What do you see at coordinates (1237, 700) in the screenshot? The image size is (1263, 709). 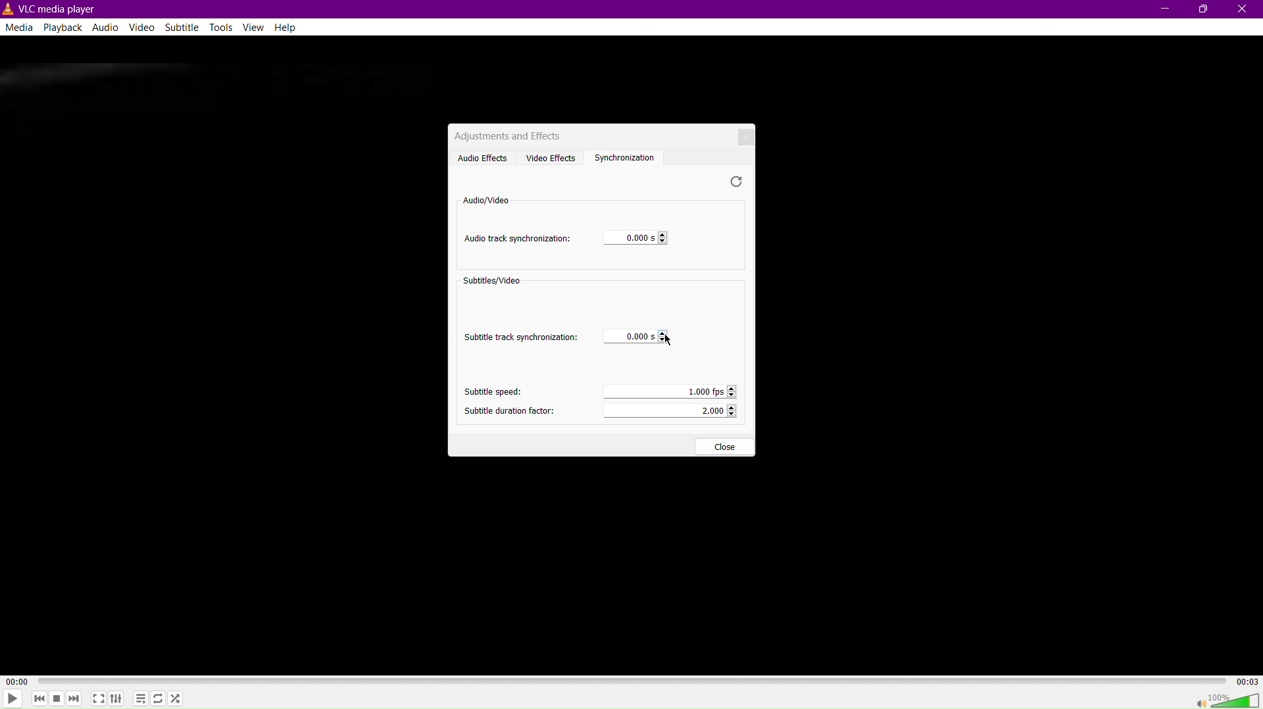 I see `Volume` at bounding box center [1237, 700].